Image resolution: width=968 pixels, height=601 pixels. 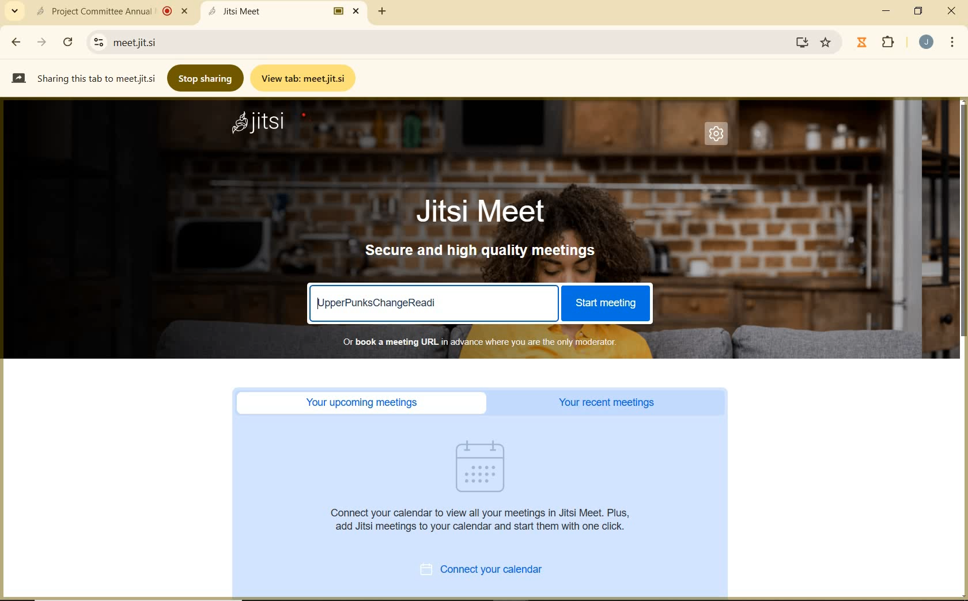 What do you see at coordinates (383, 11) in the screenshot?
I see `ADD NEW TAB` at bounding box center [383, 11].